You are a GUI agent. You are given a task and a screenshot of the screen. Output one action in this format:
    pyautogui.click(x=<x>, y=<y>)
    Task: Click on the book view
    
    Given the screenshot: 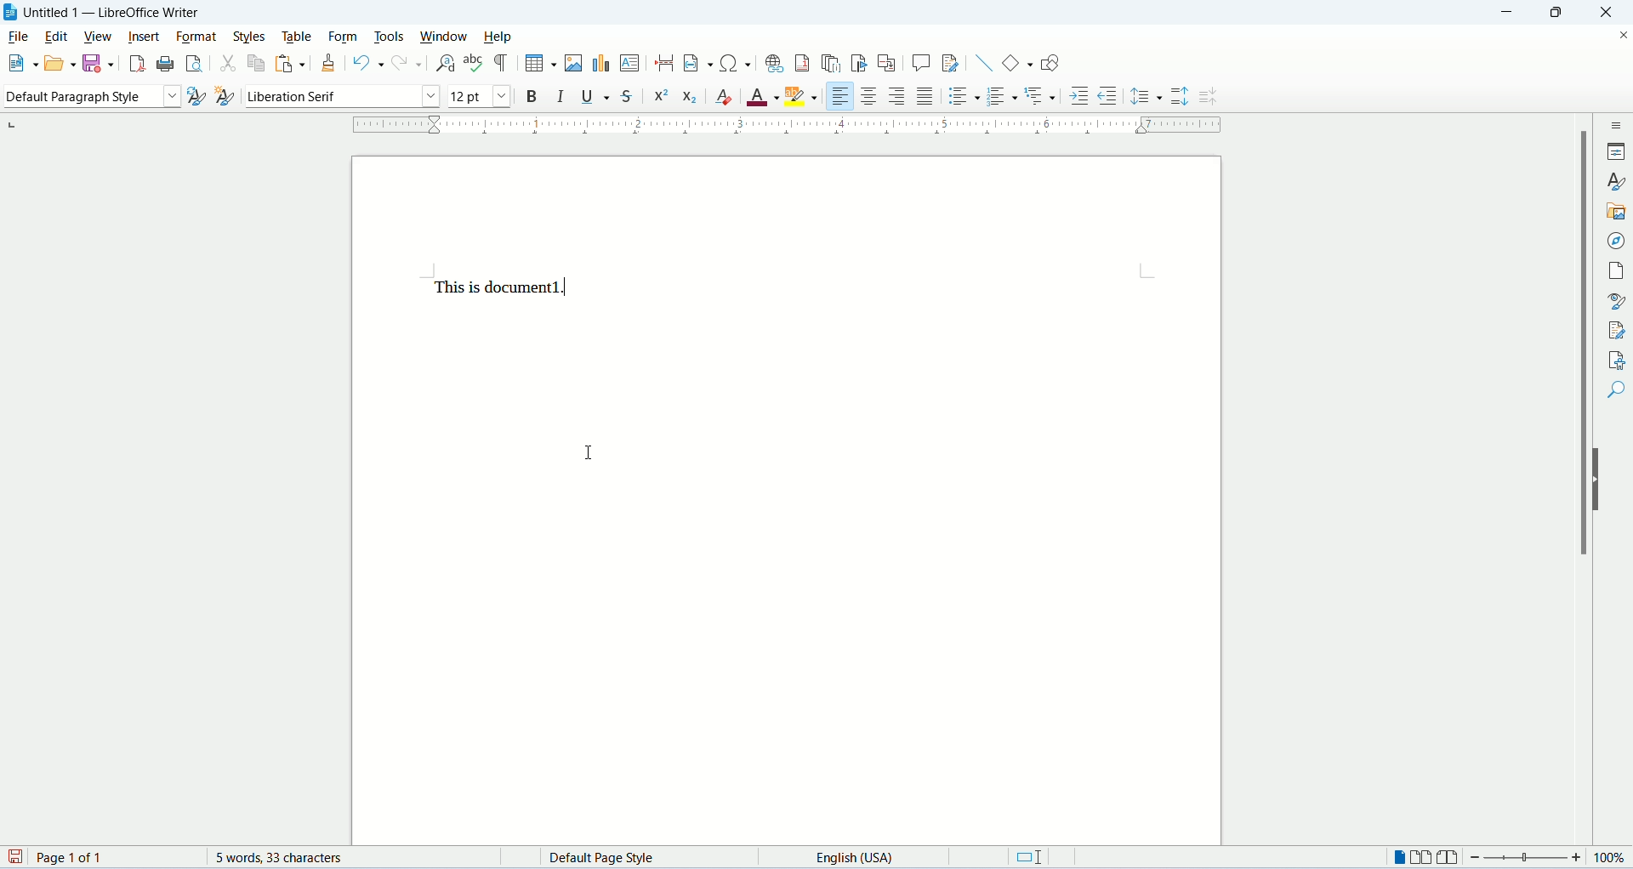 What is the action you would take?
    pyautogui.click(x=1448, y=856)
    